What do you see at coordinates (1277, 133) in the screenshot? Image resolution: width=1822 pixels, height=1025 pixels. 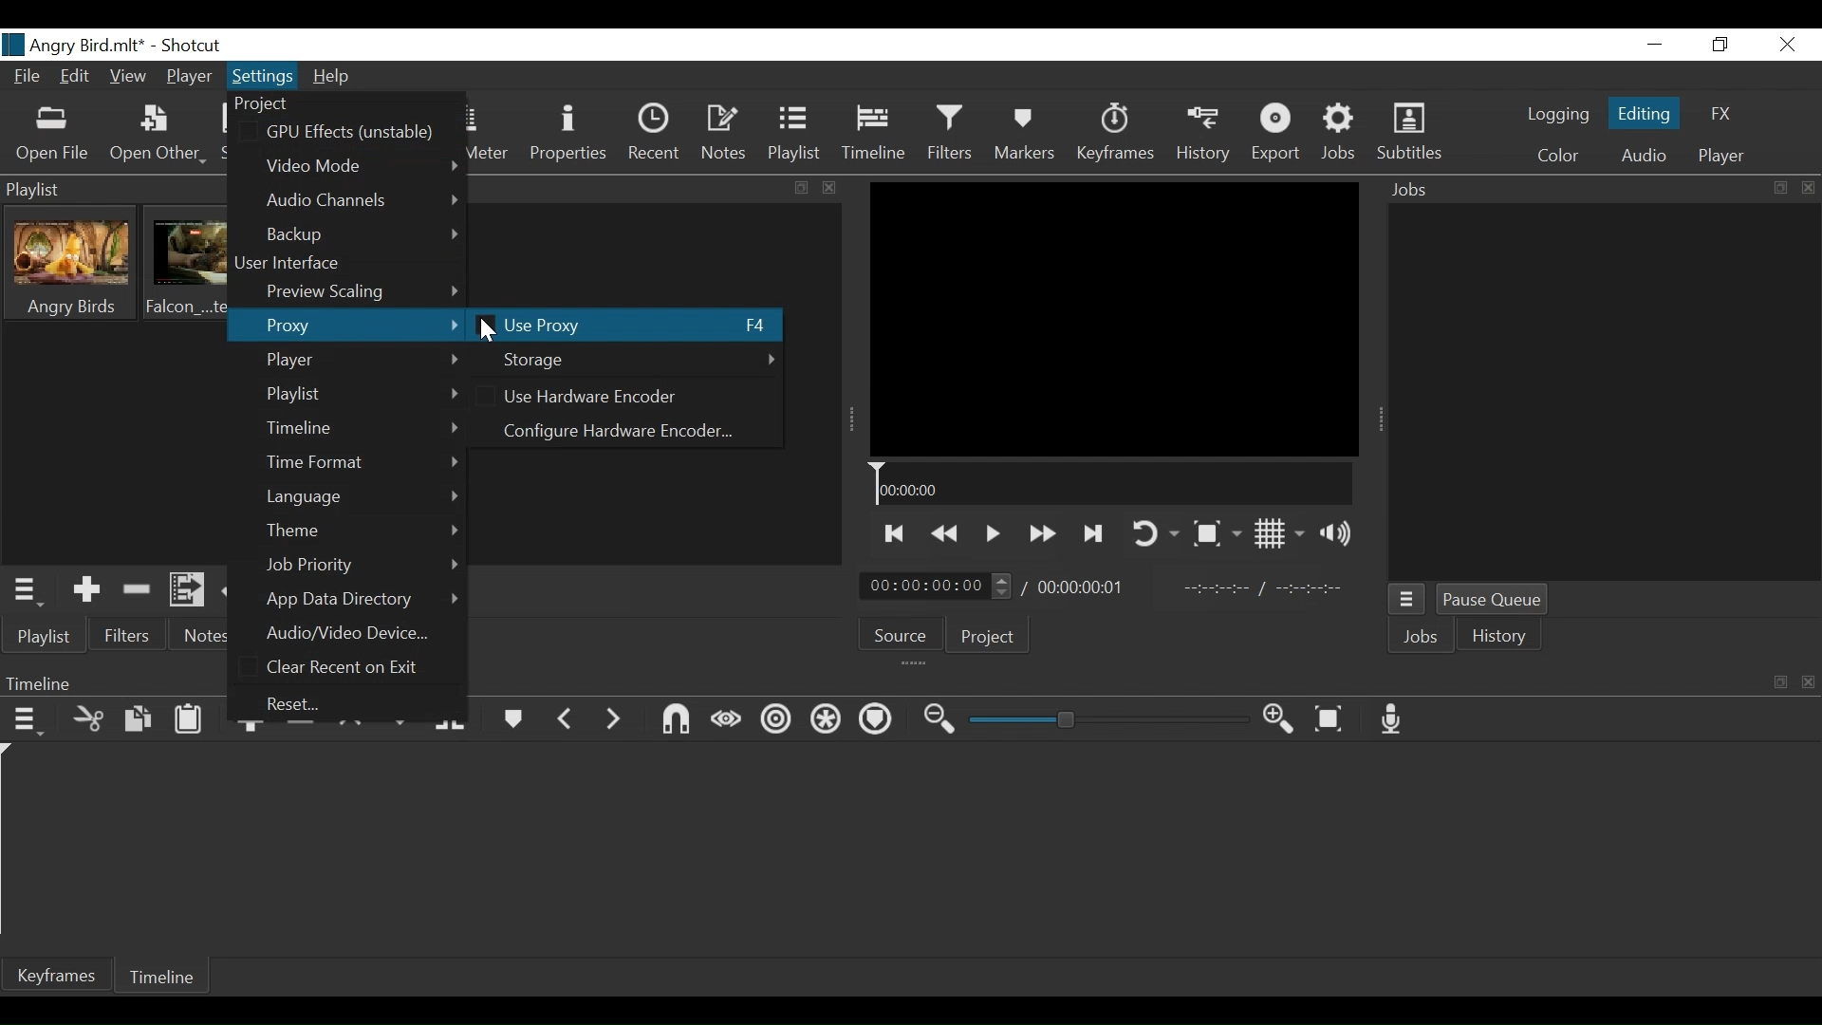 I see `Export` at bounding box center [1277, 133].